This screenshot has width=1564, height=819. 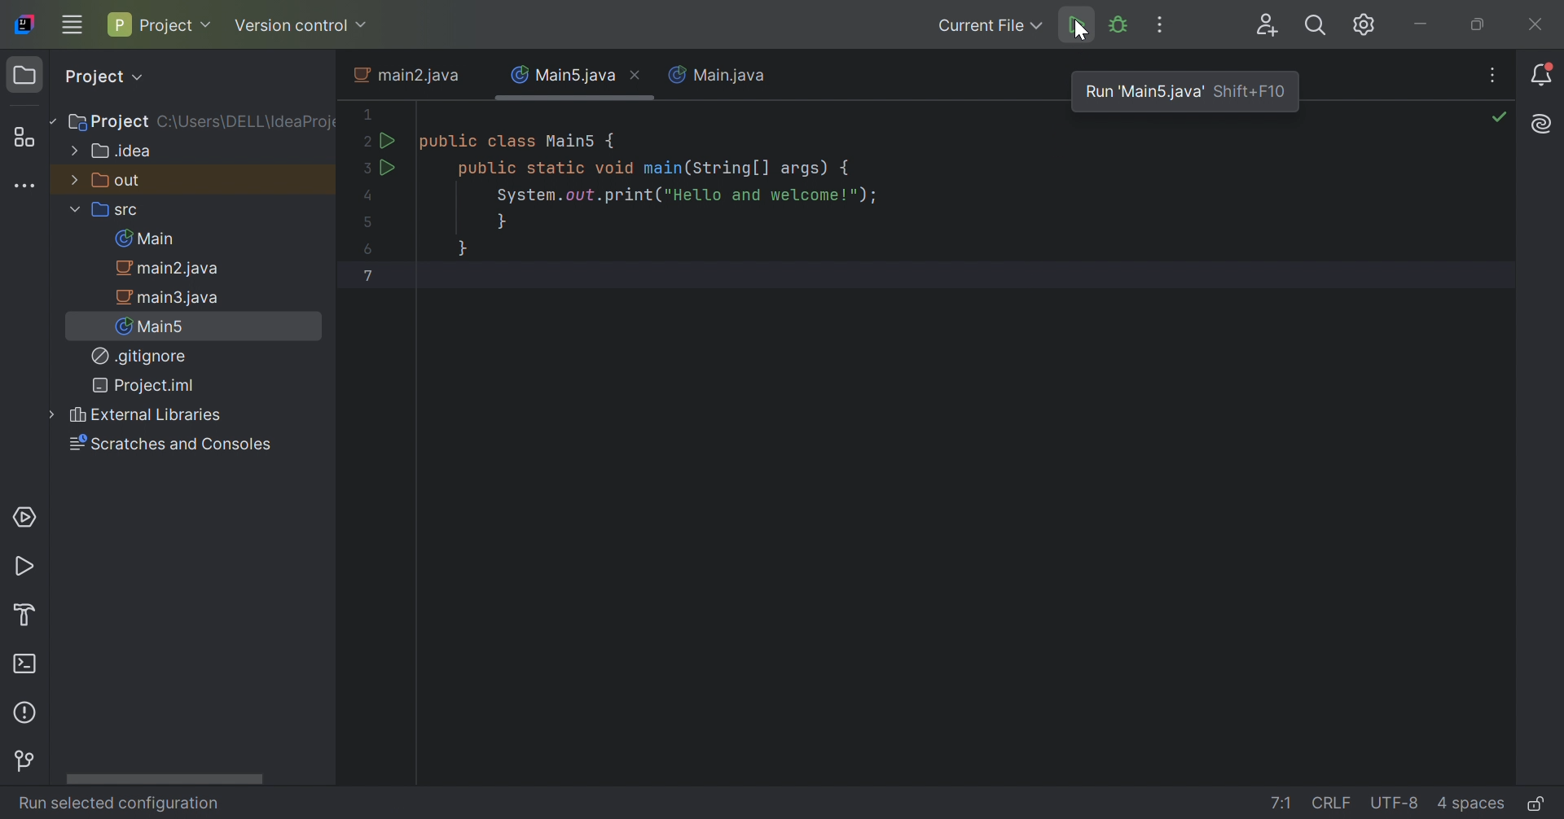 What do you see at coordinates (367, 249) in the screenshot?
I see `6` at bounding box center [367, 249].